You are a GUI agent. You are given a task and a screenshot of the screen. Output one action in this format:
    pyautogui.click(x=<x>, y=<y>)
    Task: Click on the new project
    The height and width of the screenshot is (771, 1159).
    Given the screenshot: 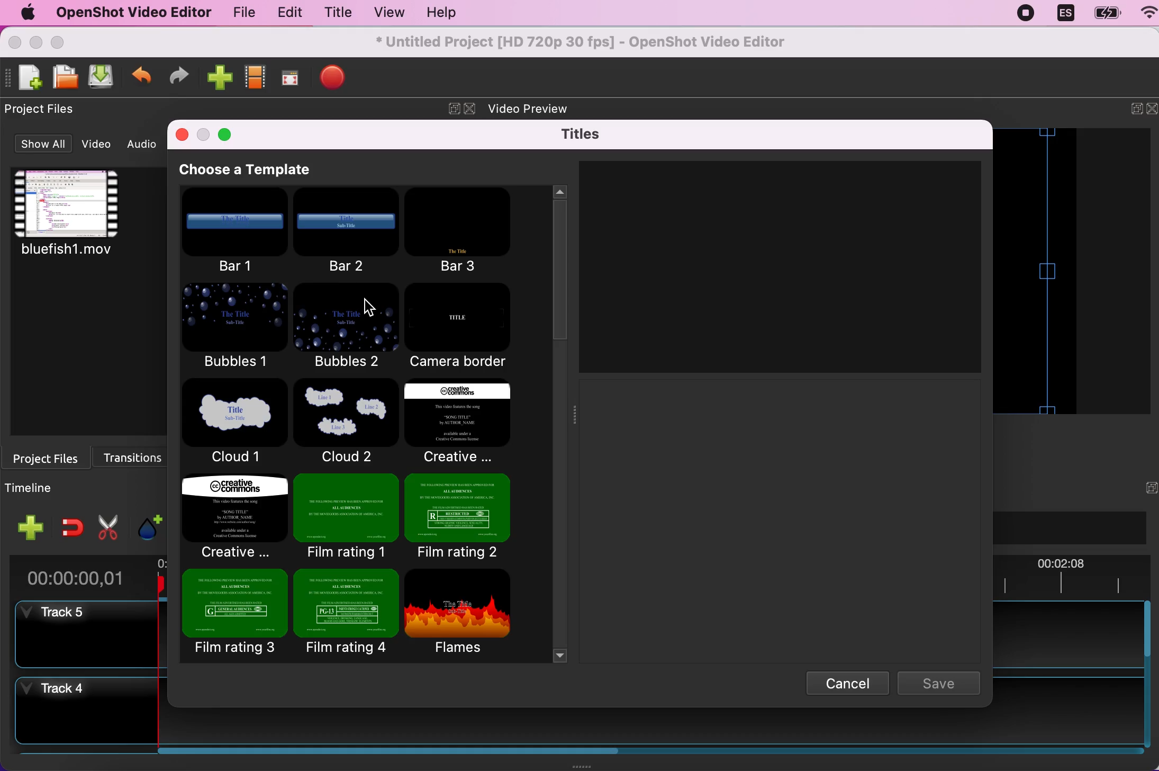 What is the action you would take?
    pyautogui.click(x=28, y=78)
    